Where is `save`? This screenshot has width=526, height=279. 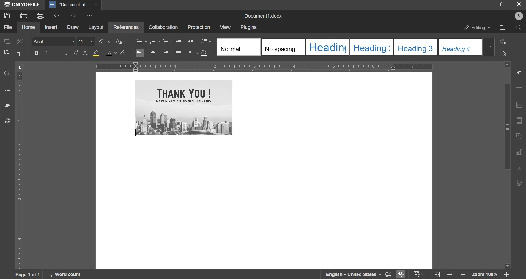 save is located at coordinates (7, 15).